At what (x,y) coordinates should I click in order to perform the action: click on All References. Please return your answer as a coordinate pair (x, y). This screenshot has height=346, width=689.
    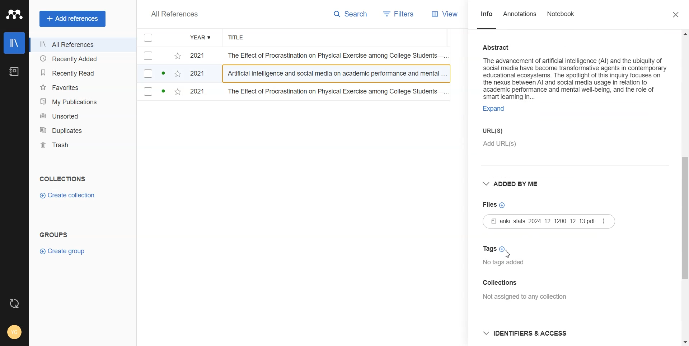
    Looking at the image, I should click on (174, 14).